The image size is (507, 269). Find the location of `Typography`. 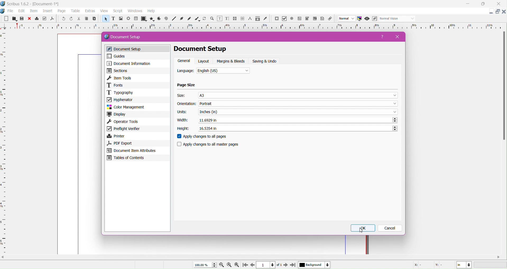

Typography is located at coordinates (138, 92).